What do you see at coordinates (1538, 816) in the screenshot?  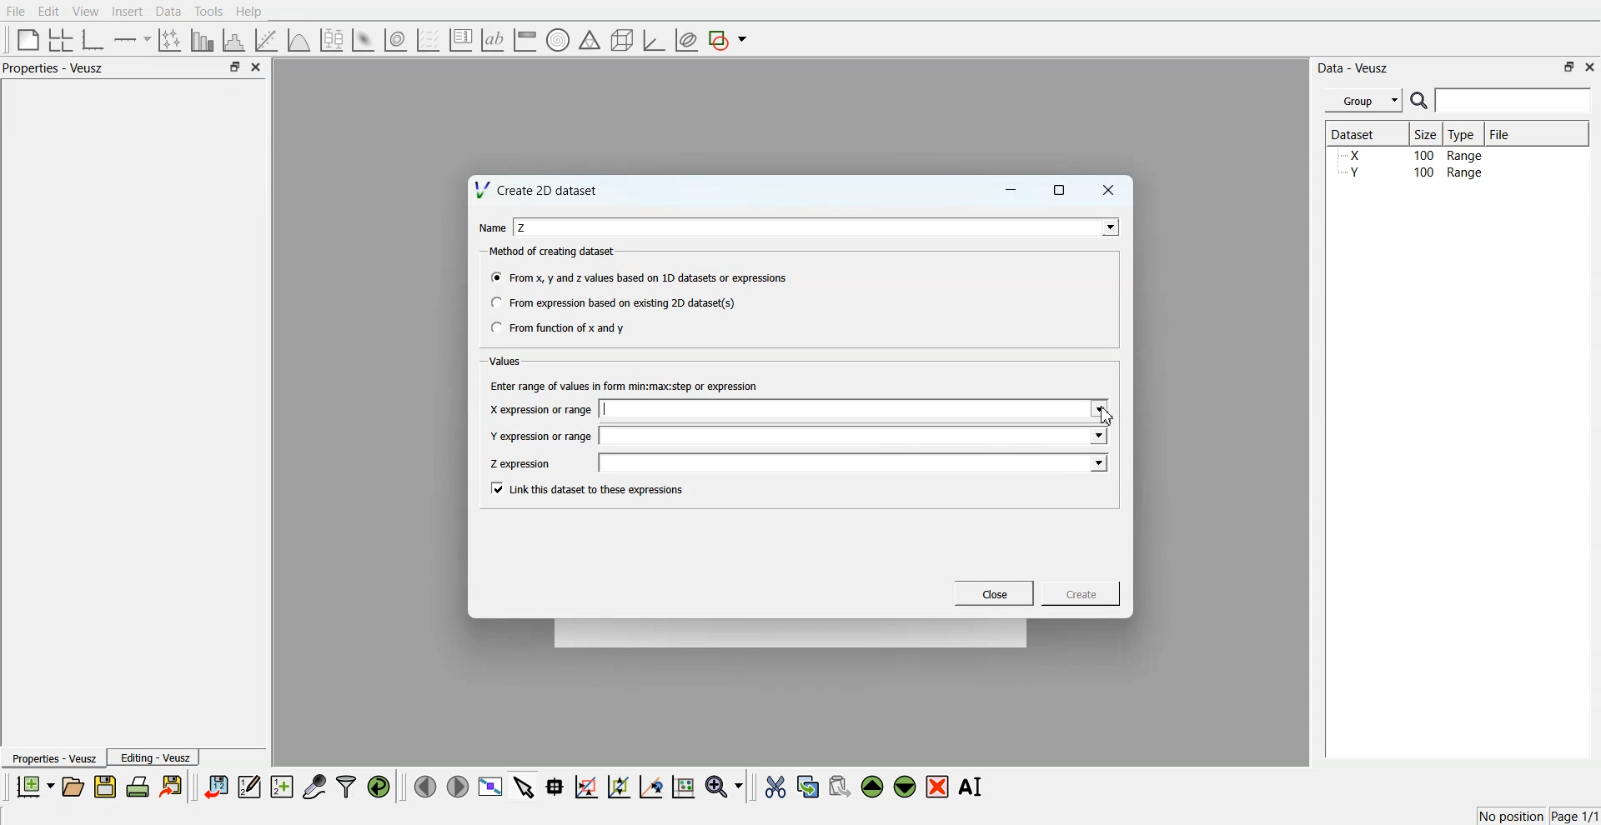 I see `No position Page 1/1` at bounding box center [1538, 816].